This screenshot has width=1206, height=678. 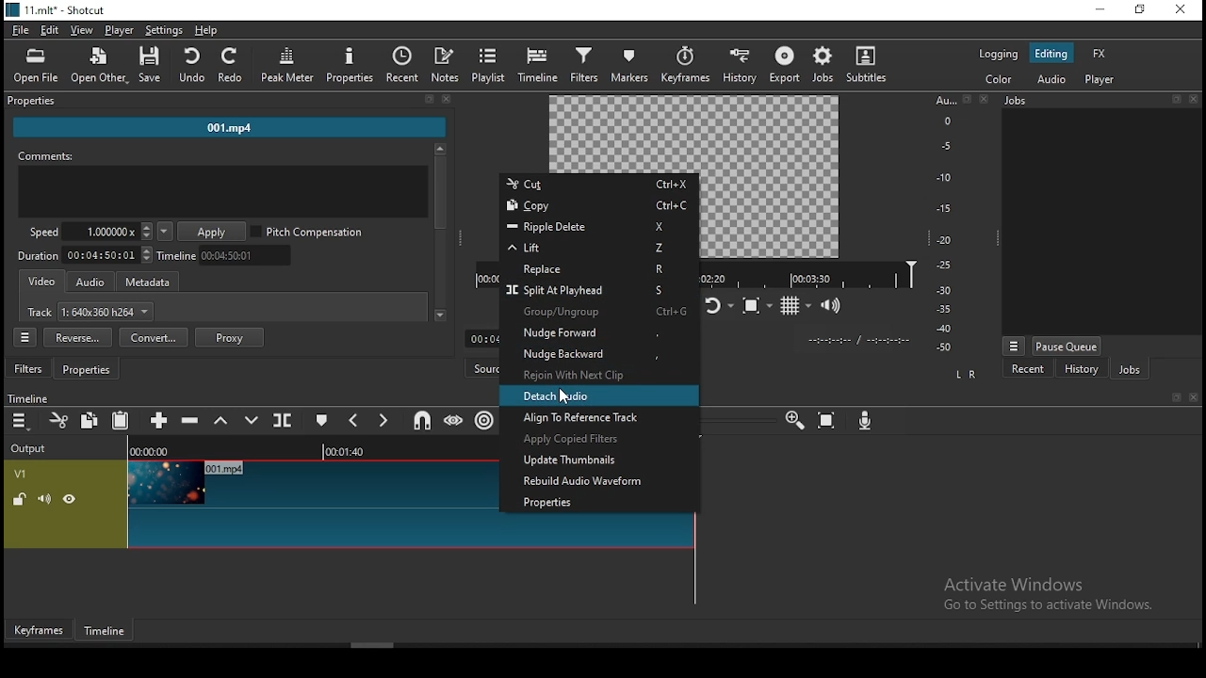 I want to click on record audio, so click(x=866, y=422).